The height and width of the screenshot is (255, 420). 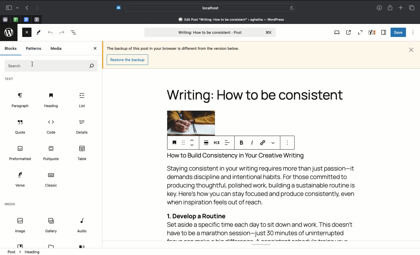 What do you see at coordinates (15, 19) in the screenshot?
I see `Pinned tabs` at bounding box center [15, 19].